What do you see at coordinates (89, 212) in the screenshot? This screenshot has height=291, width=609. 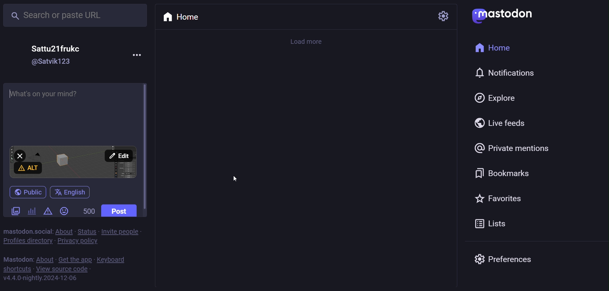 I see `word limit` at bounding box center [89, 212].